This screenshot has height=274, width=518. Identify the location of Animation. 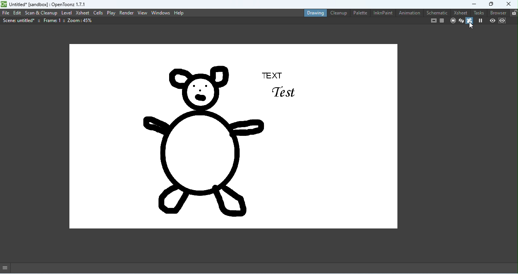
(409, 14).